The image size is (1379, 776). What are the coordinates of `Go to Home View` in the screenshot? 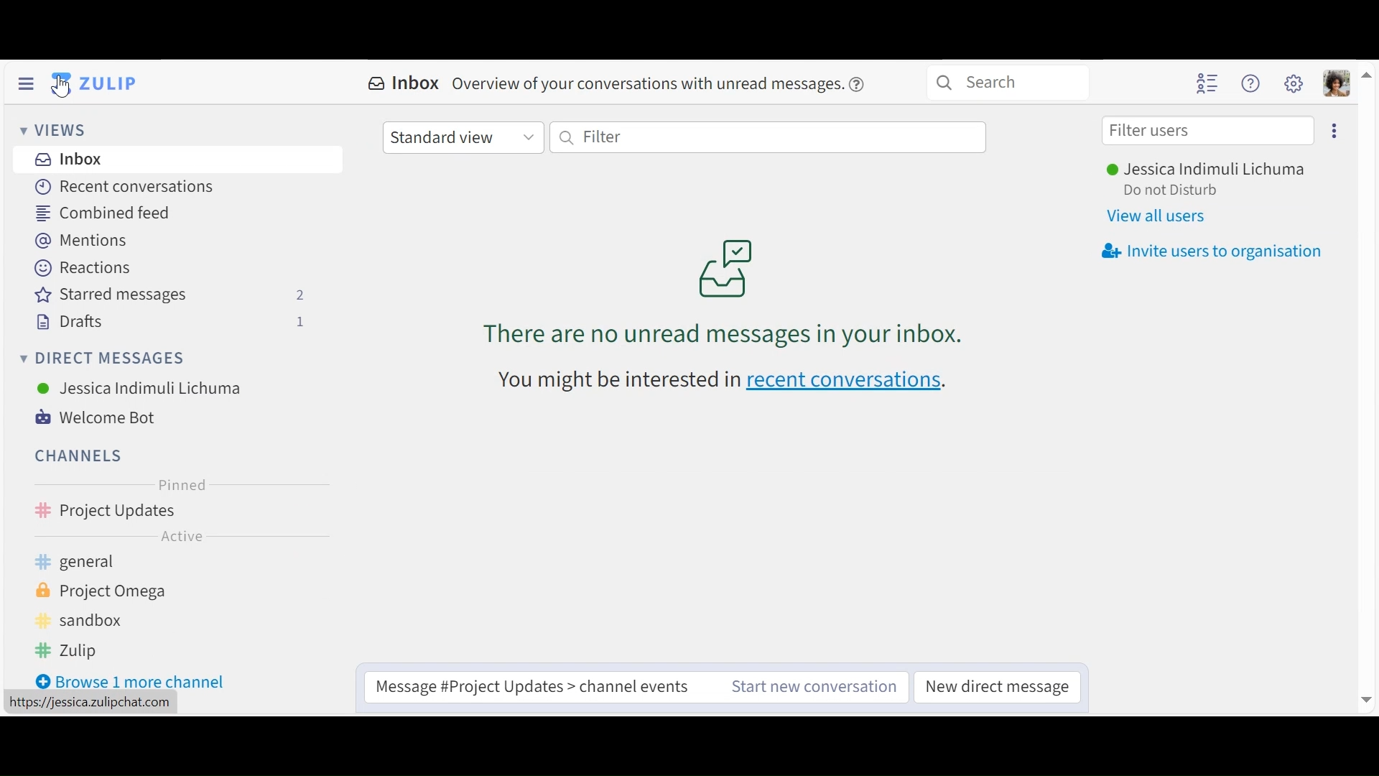 It's located at (94, 83).